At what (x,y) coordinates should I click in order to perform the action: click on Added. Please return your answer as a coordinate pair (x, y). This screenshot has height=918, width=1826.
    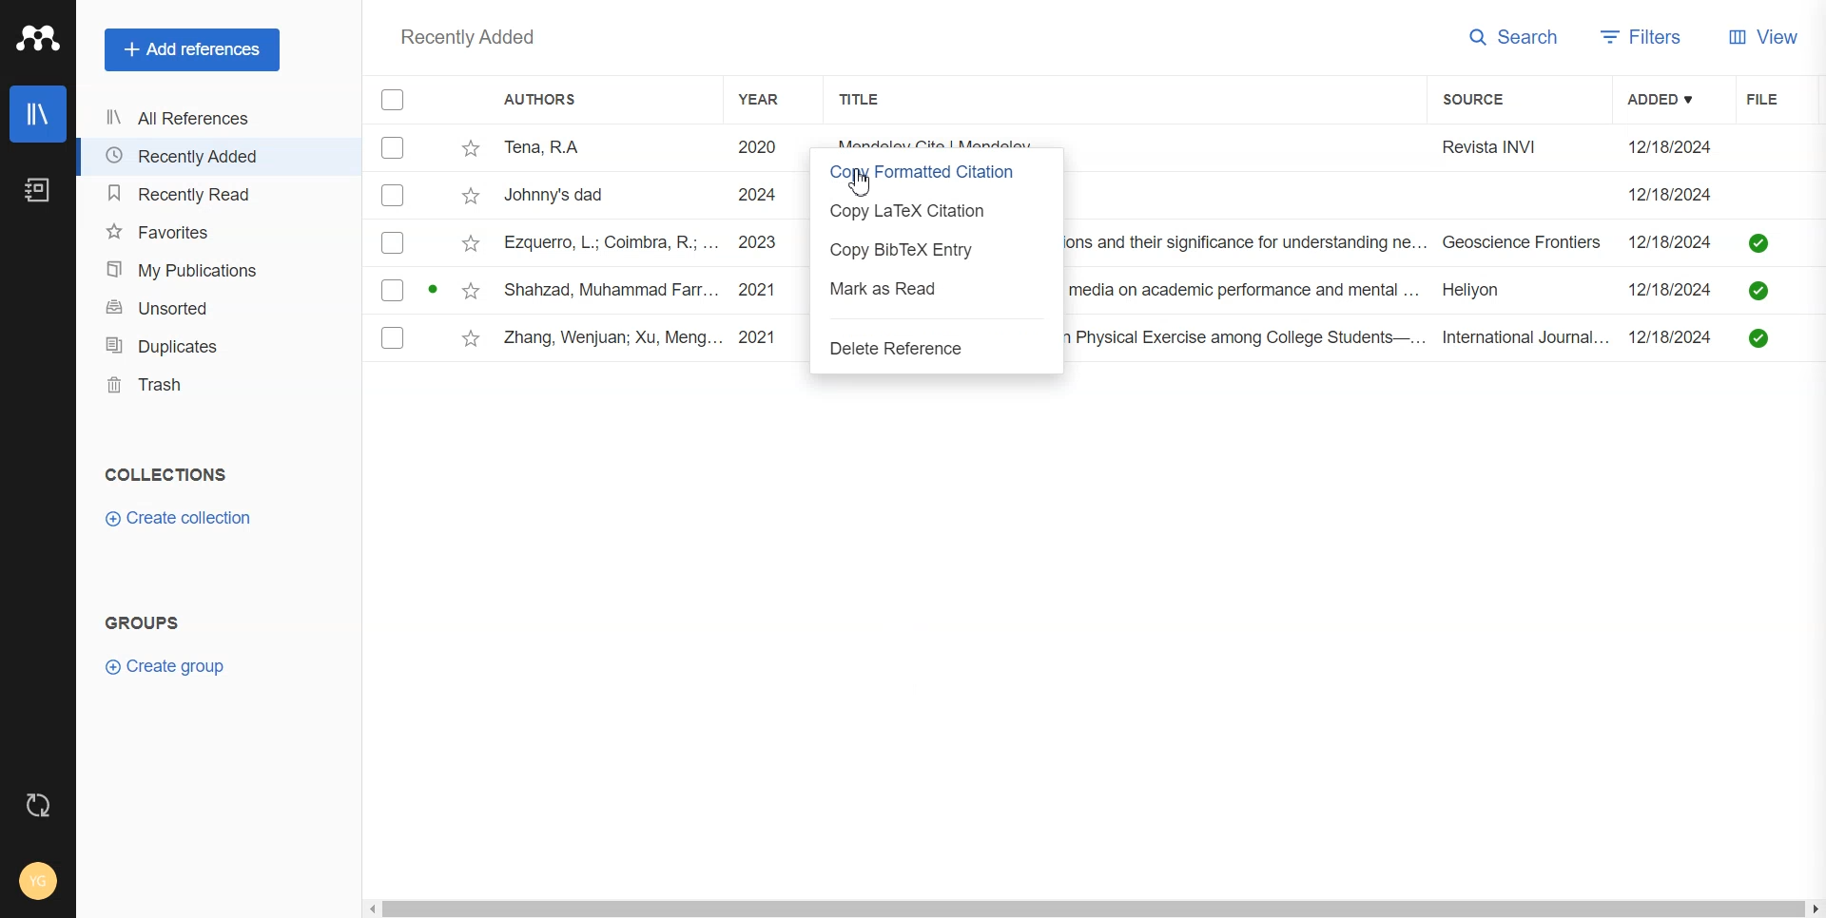
    Looking at the image, I should click on (1672, 99).